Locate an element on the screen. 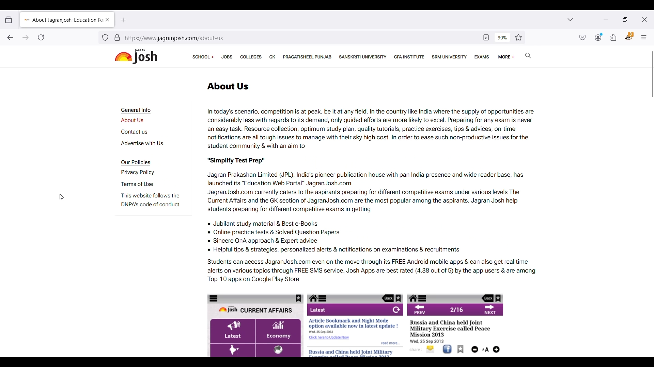  Vertical slide bar is located at coordinates (652, 74).